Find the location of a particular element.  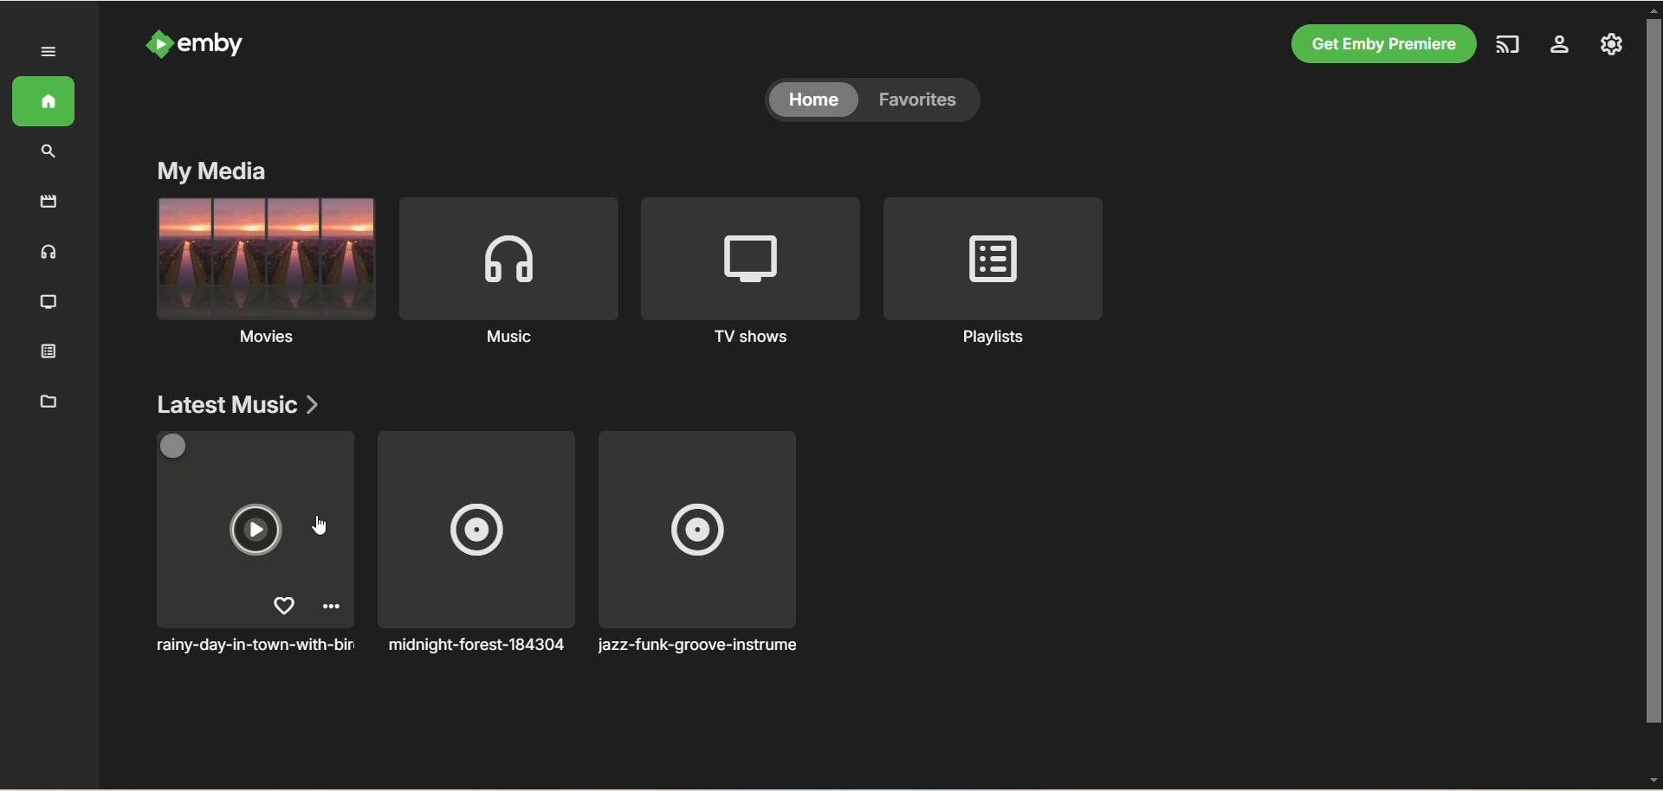

favorites is located at coordinates (922, 100).